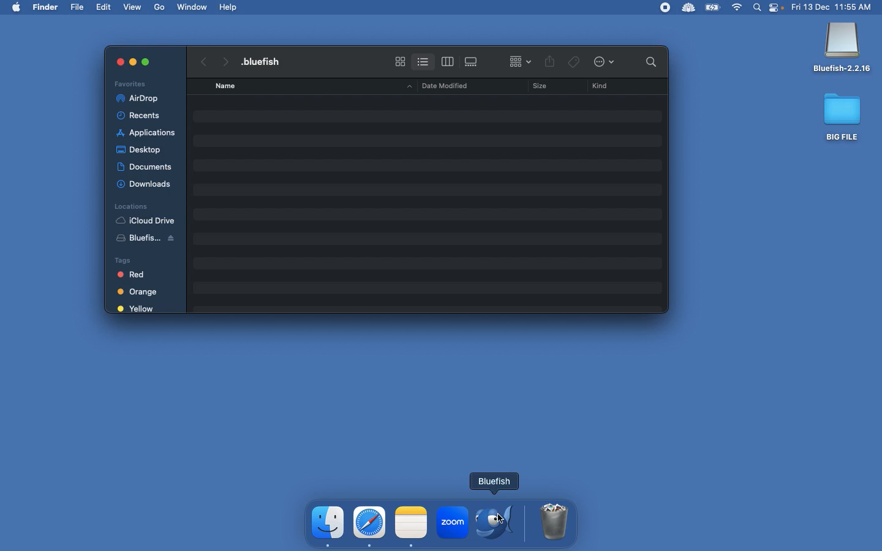 This screenshot has height=551, width=882. What do you see at coordinates (758, 9) in the screenshot?
I see `Search` at bounding box center [758, 9].